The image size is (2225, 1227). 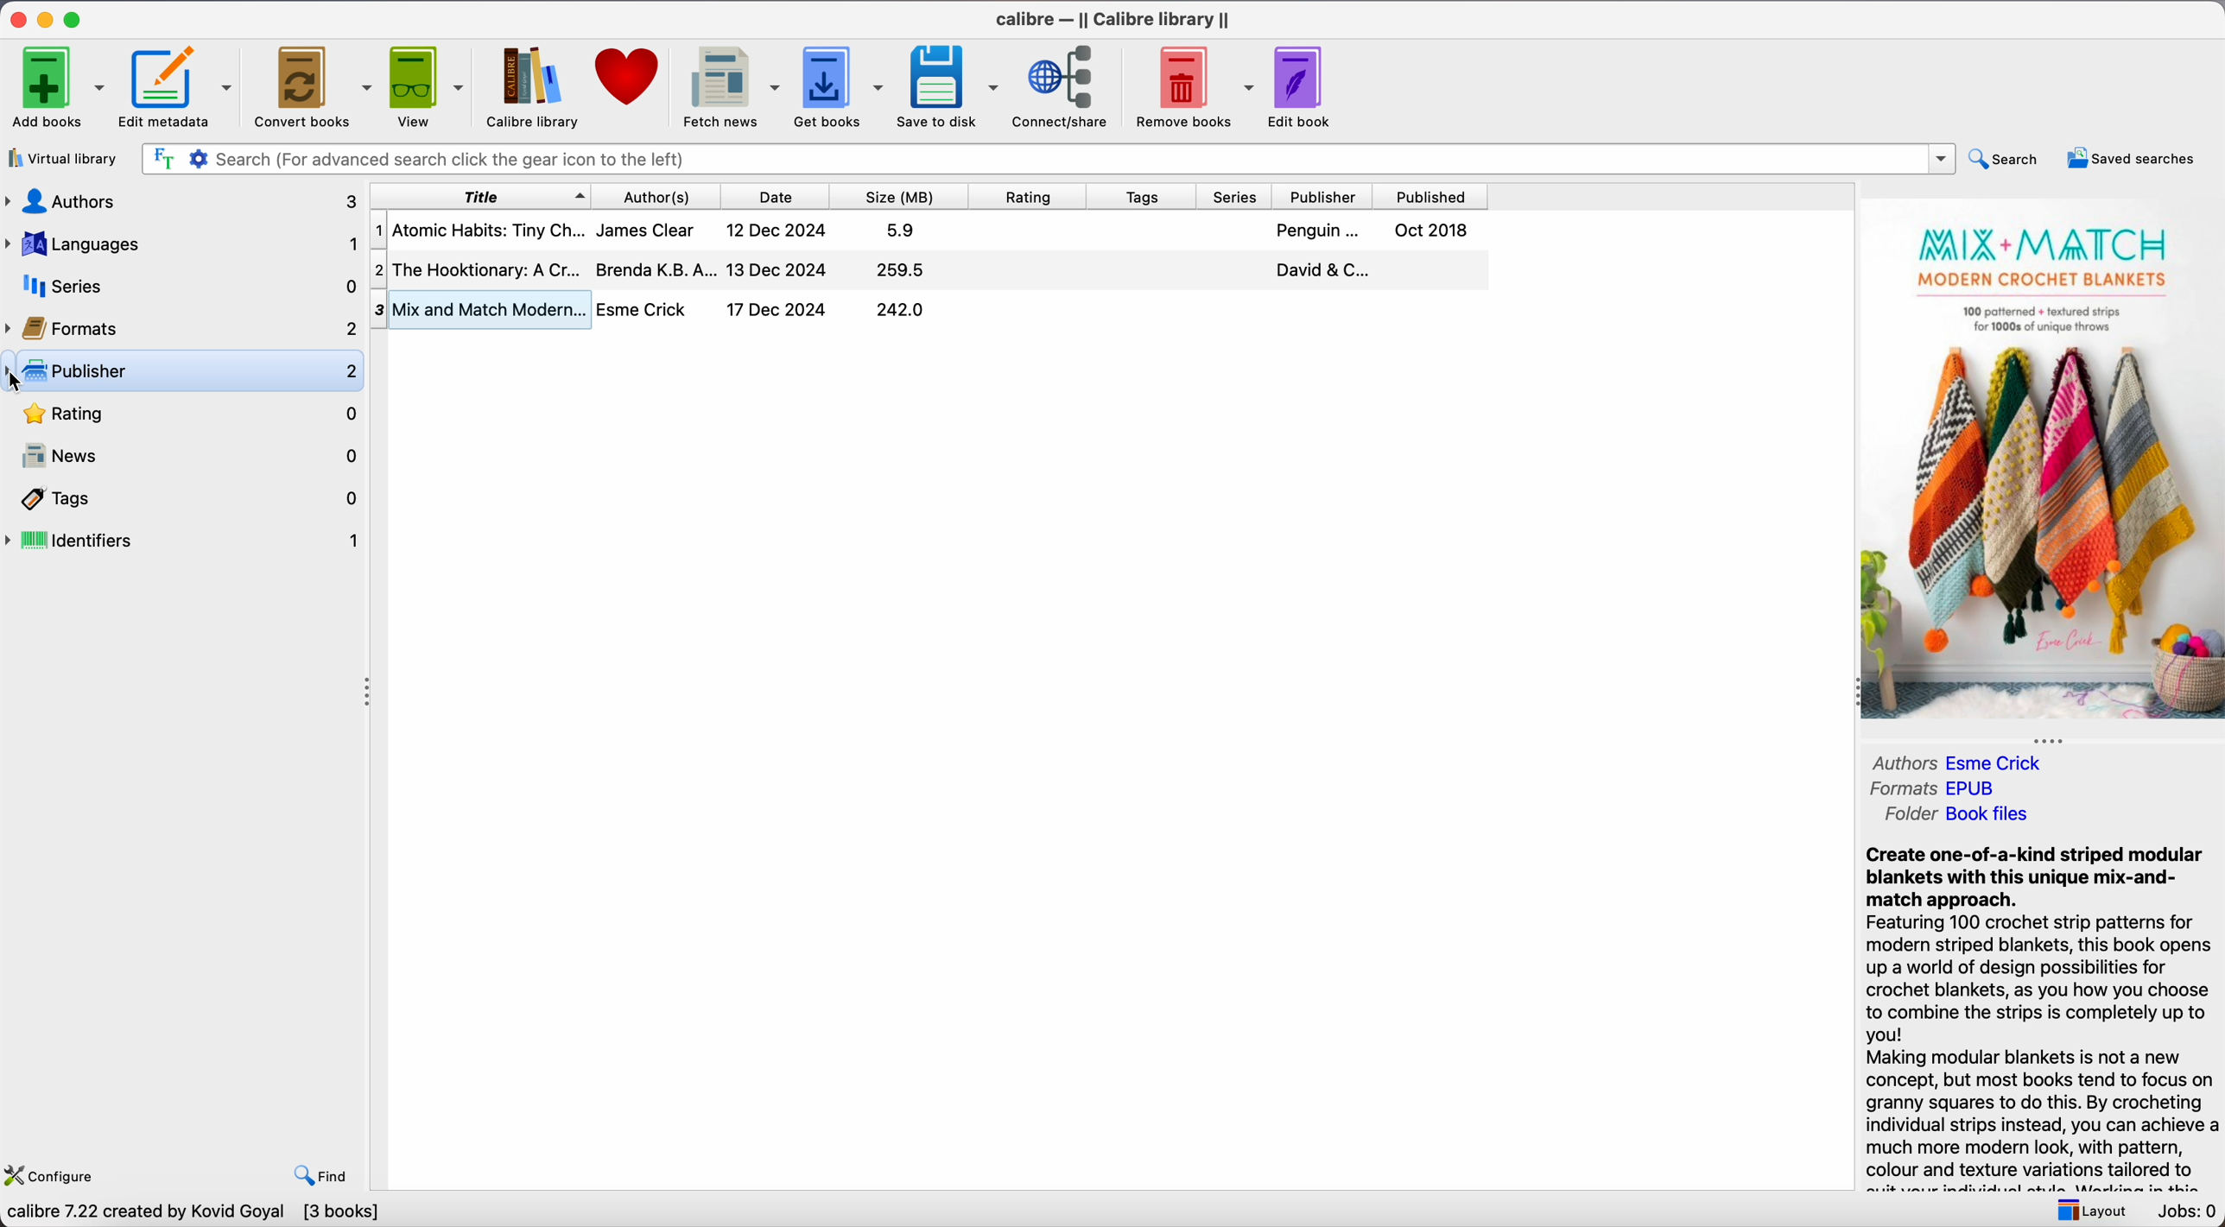 What do you see at coordinates (1239, 197) in the screenshot?
I see `series` at bounding box center [1239, 197].